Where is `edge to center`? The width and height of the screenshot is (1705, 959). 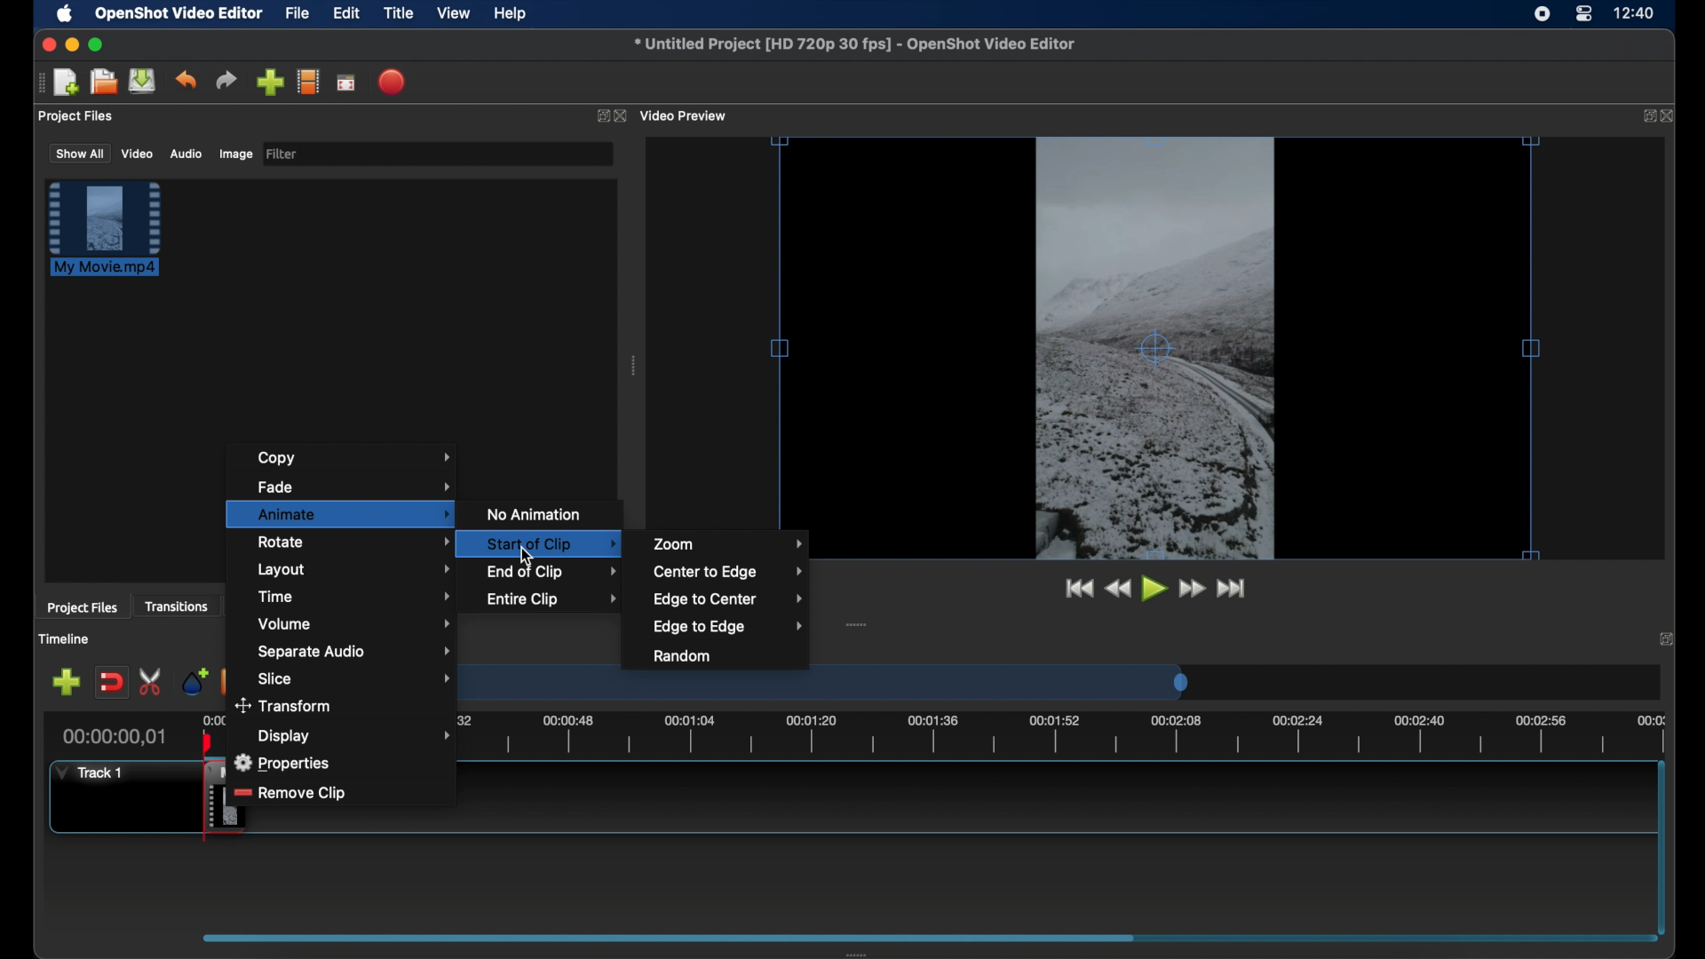
edge to center is located at coordinates (729, 598).